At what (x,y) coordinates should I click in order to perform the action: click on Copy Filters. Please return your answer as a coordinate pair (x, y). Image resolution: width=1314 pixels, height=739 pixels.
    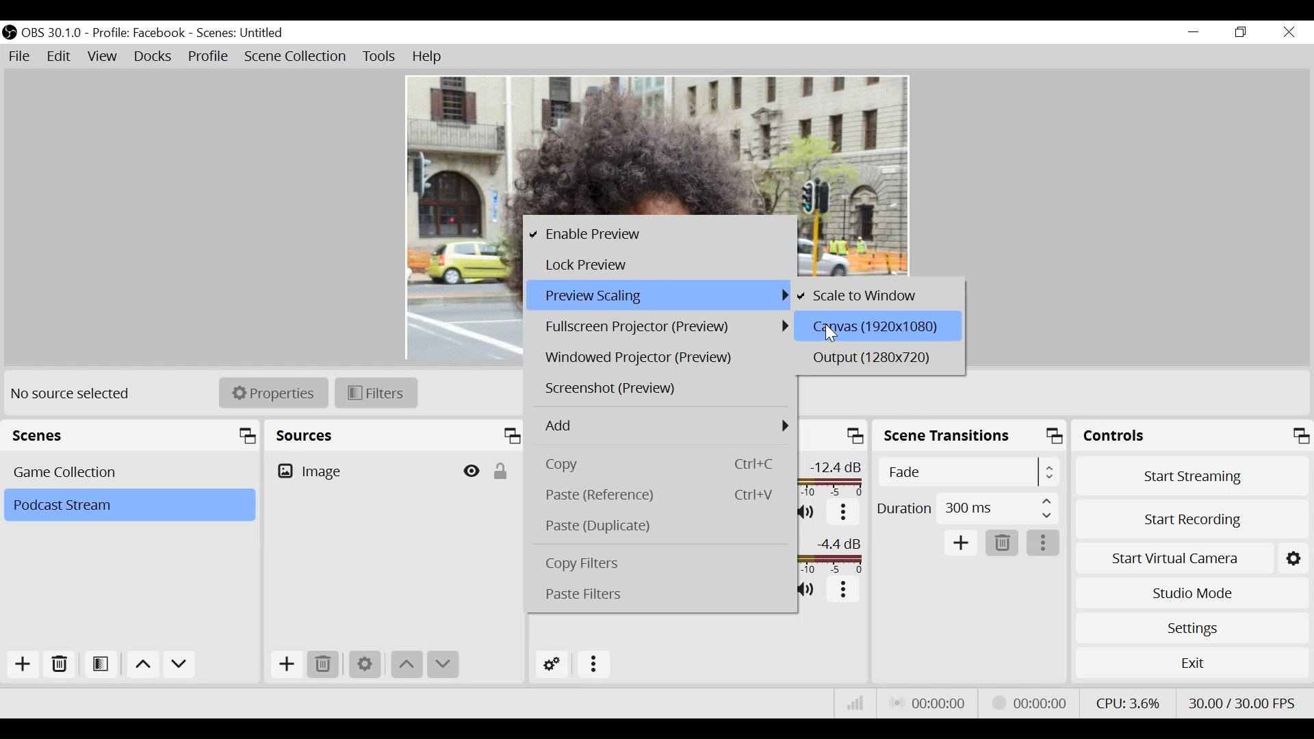
    Looking at the image, I should click on (663, 562).